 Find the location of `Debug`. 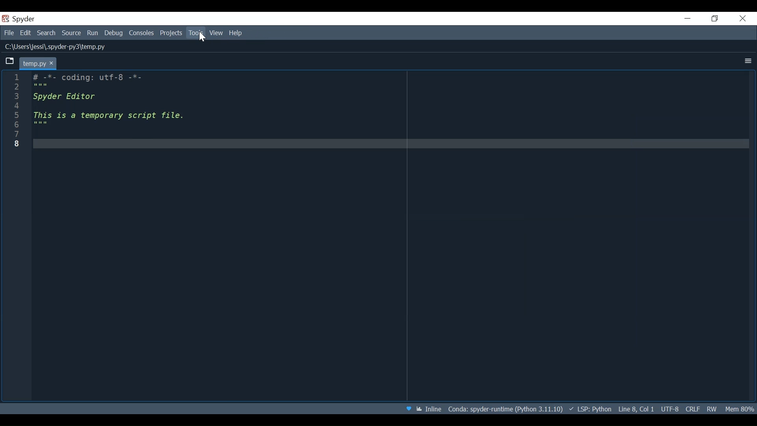

Debug is located at coordinates (111, 33).